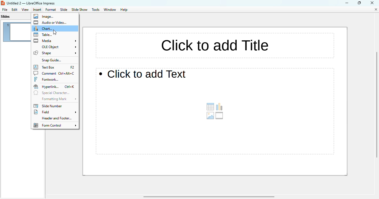 The width and height of the screenshot is (379, 199). What do you see at coordinates (45, 67) in the screenshot?
I see `text box` at bounding box center [45, 67].